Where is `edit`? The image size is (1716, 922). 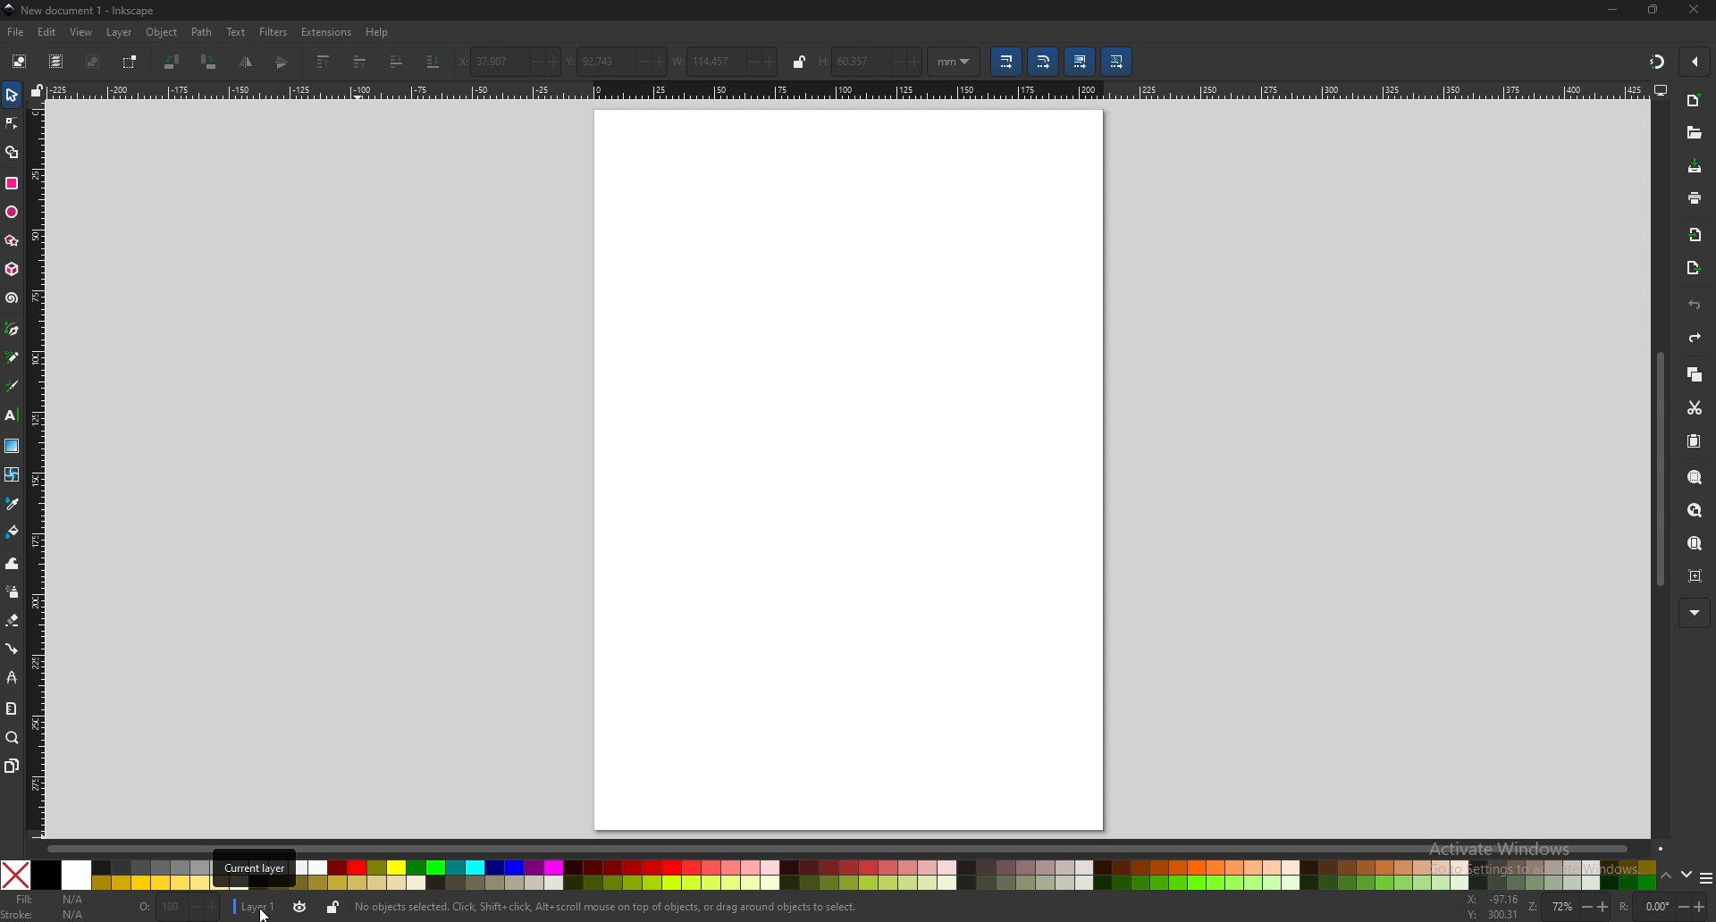 edit is located at coordinates (47, 32).